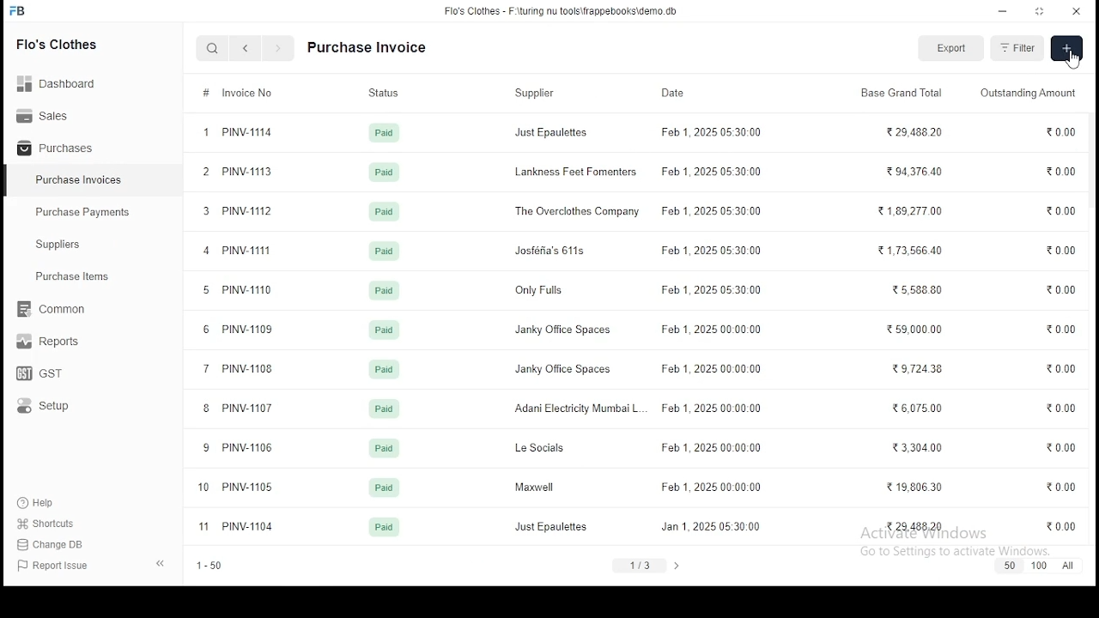 Image resolution: width=1099 pixels, height=618 pixels. Describe the element at coordinates (713, 446) in the screenshot. I see `feb 1, 2025 05:30:00` at that location.